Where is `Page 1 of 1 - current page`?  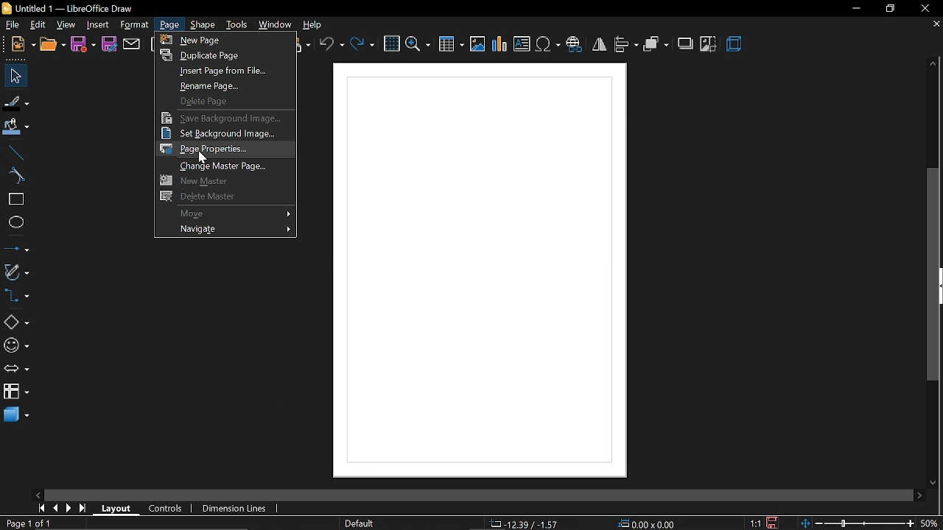 Page 1 of 1 - current page is located at coordinates (29, 523).